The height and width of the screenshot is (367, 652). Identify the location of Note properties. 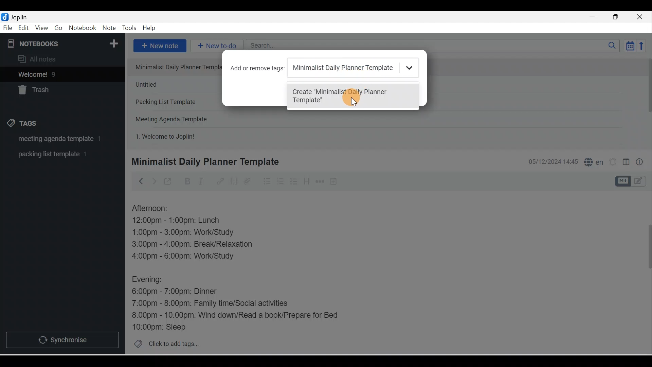
(640, 163).